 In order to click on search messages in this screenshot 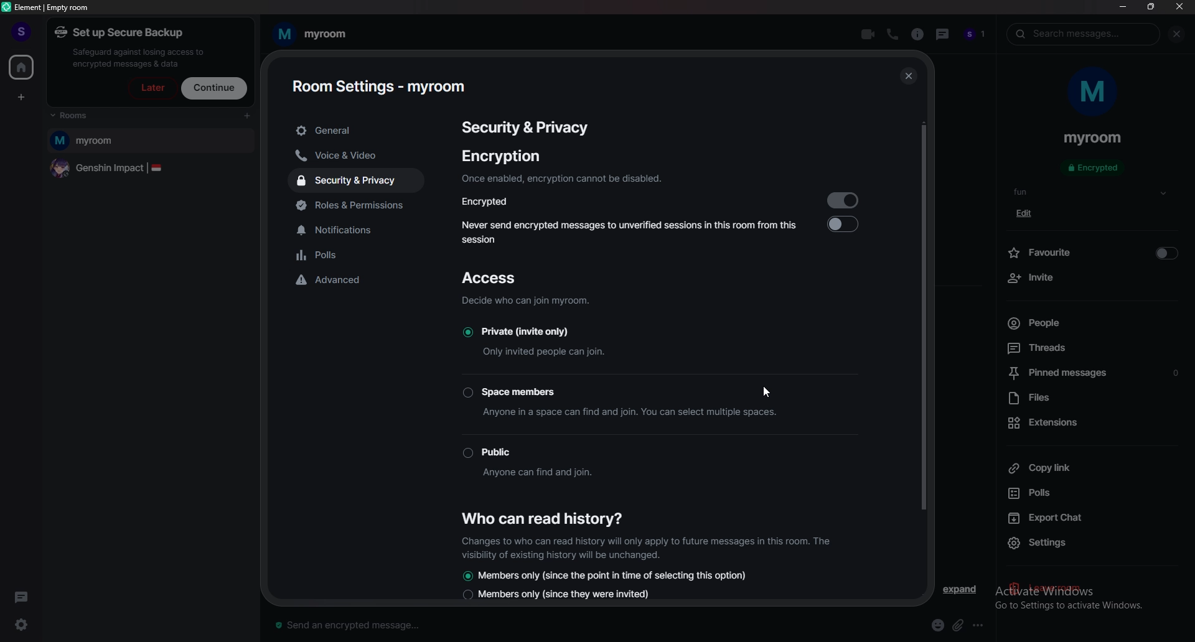, I will do `click(1087, 33)`.